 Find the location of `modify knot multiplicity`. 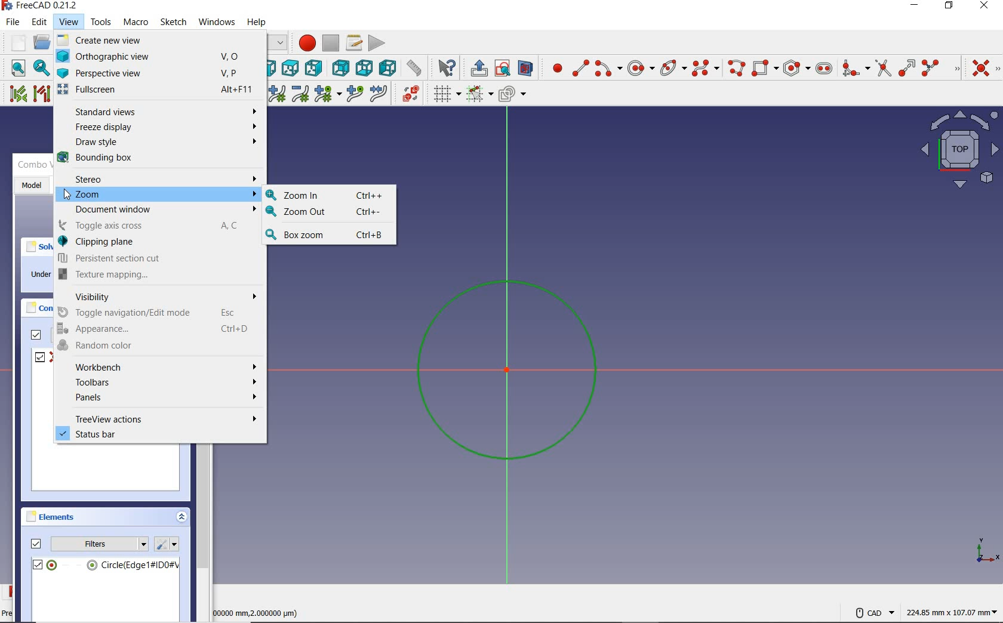

modify knot multiplicity is located at coordinates (327, 94).